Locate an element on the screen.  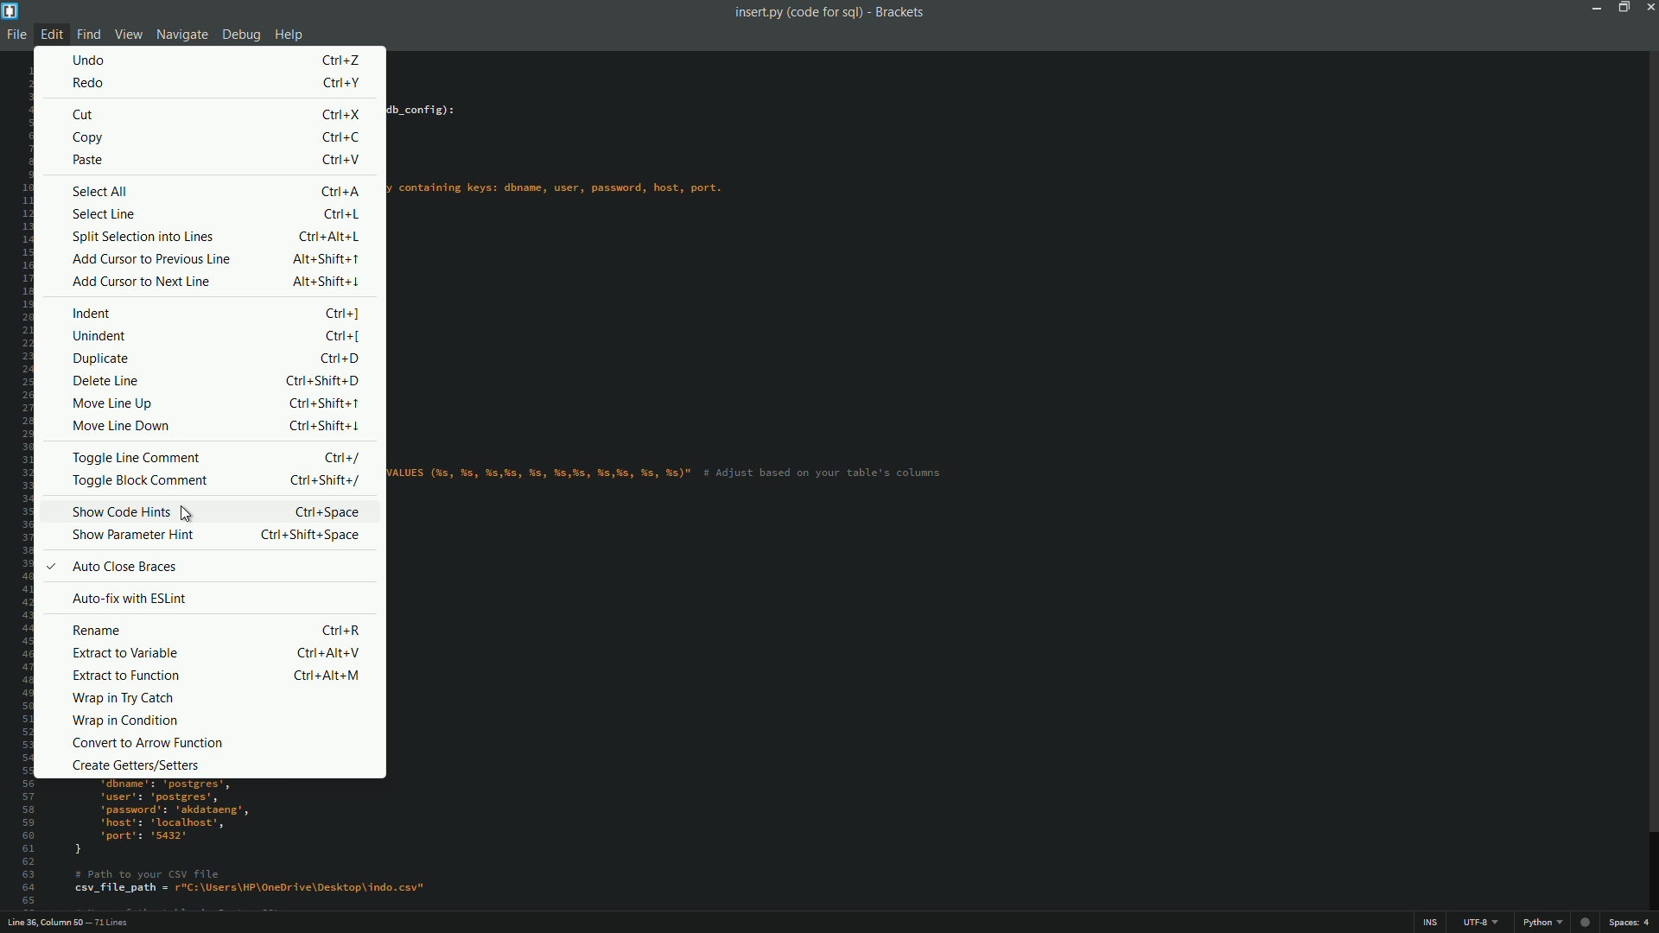
indent is located at coordinates (95, 313).